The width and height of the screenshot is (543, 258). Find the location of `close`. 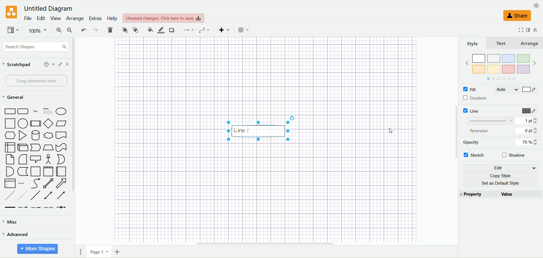

close is located at coordinates (68, 64).